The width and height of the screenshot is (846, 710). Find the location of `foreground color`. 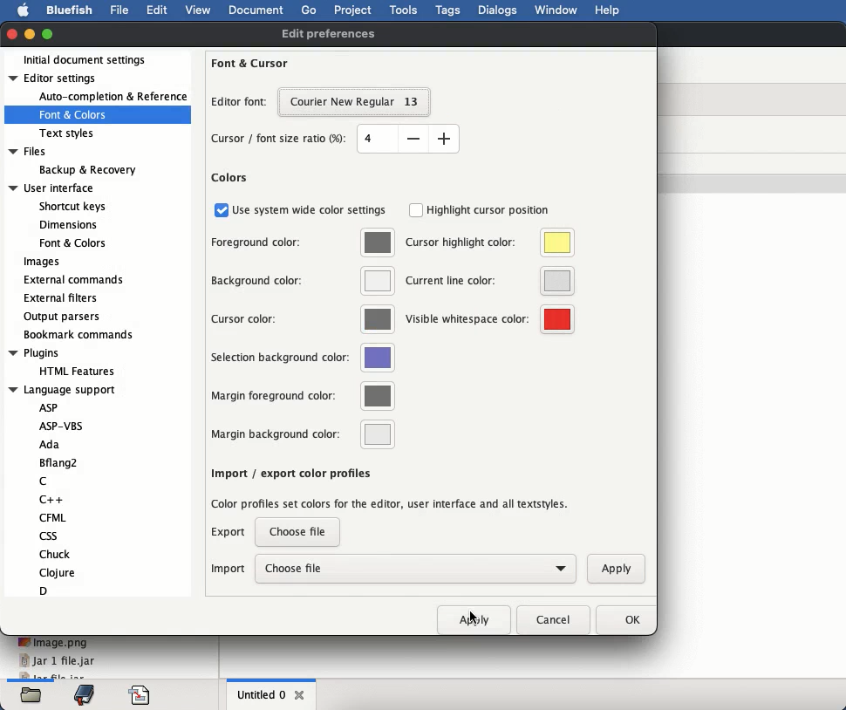

foreground color is located at coordinates (303, 243).